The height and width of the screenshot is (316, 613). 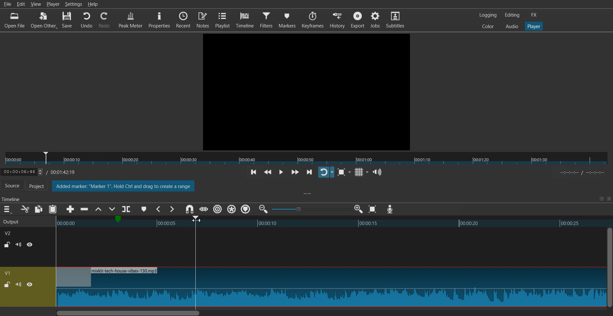 What do you see at coordinates (39, 209) in the screenshot?
I see `Copy` at bounding box center [39, 209].